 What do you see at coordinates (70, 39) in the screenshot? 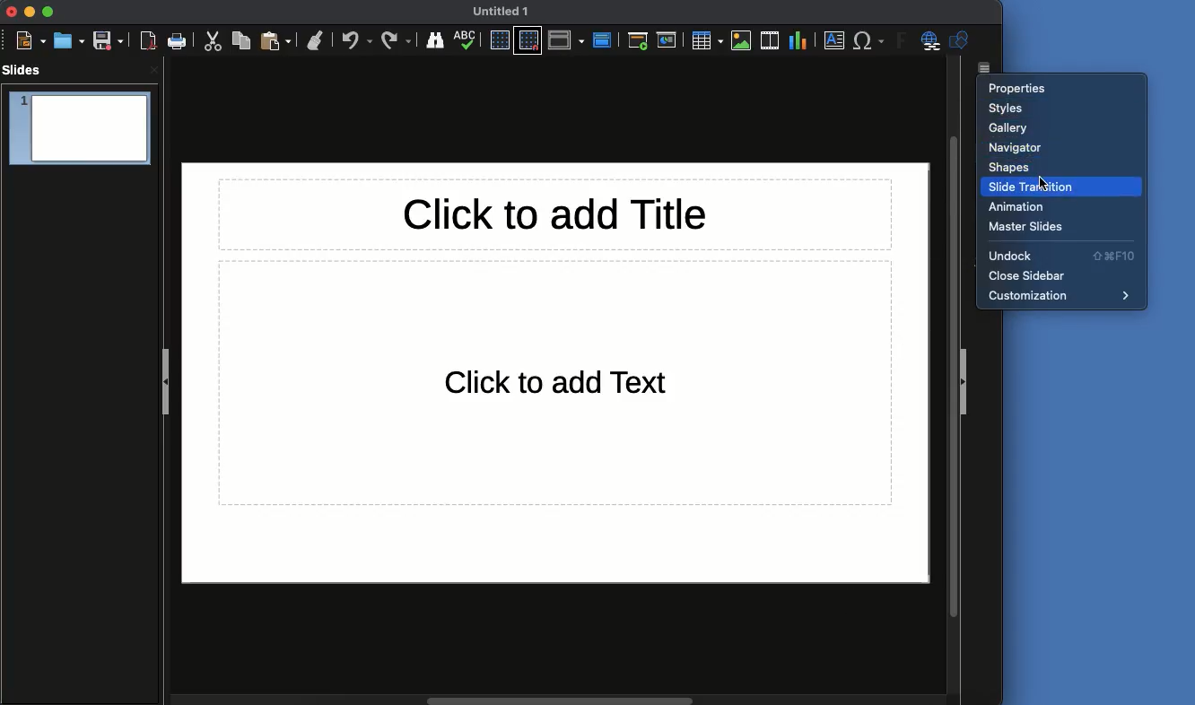
I see `Open` at bounding box center [70, 39].